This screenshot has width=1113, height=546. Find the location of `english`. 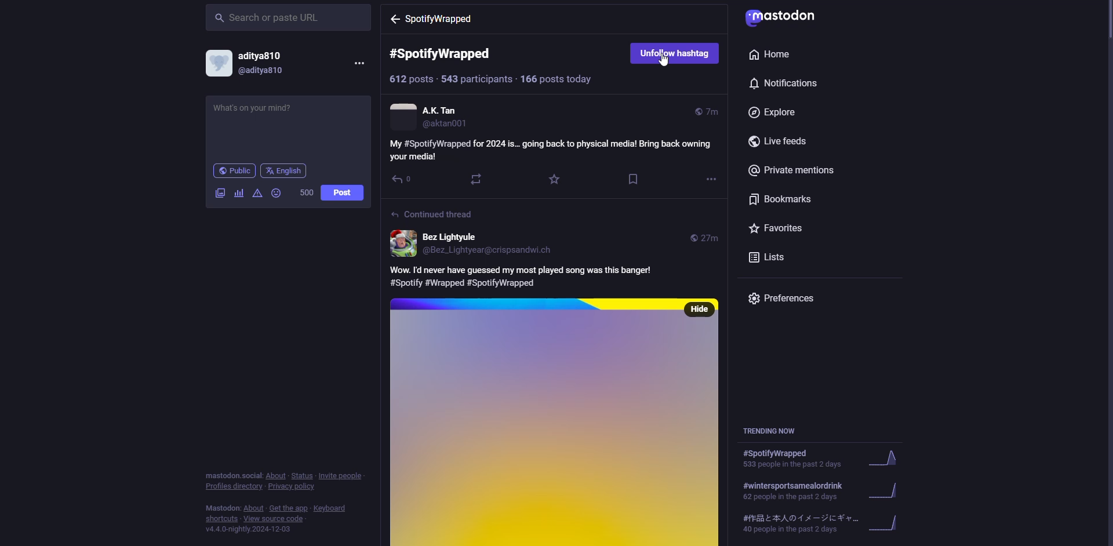

english is located at coordinates (286, 171).